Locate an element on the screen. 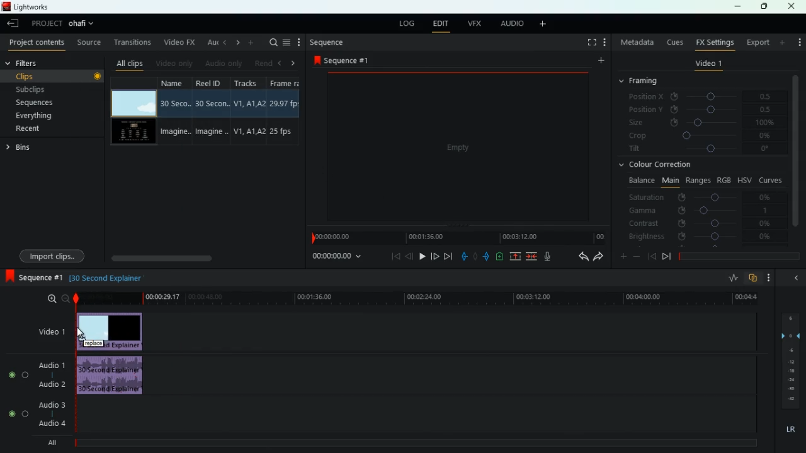  back is located at coordinates (224, 42).